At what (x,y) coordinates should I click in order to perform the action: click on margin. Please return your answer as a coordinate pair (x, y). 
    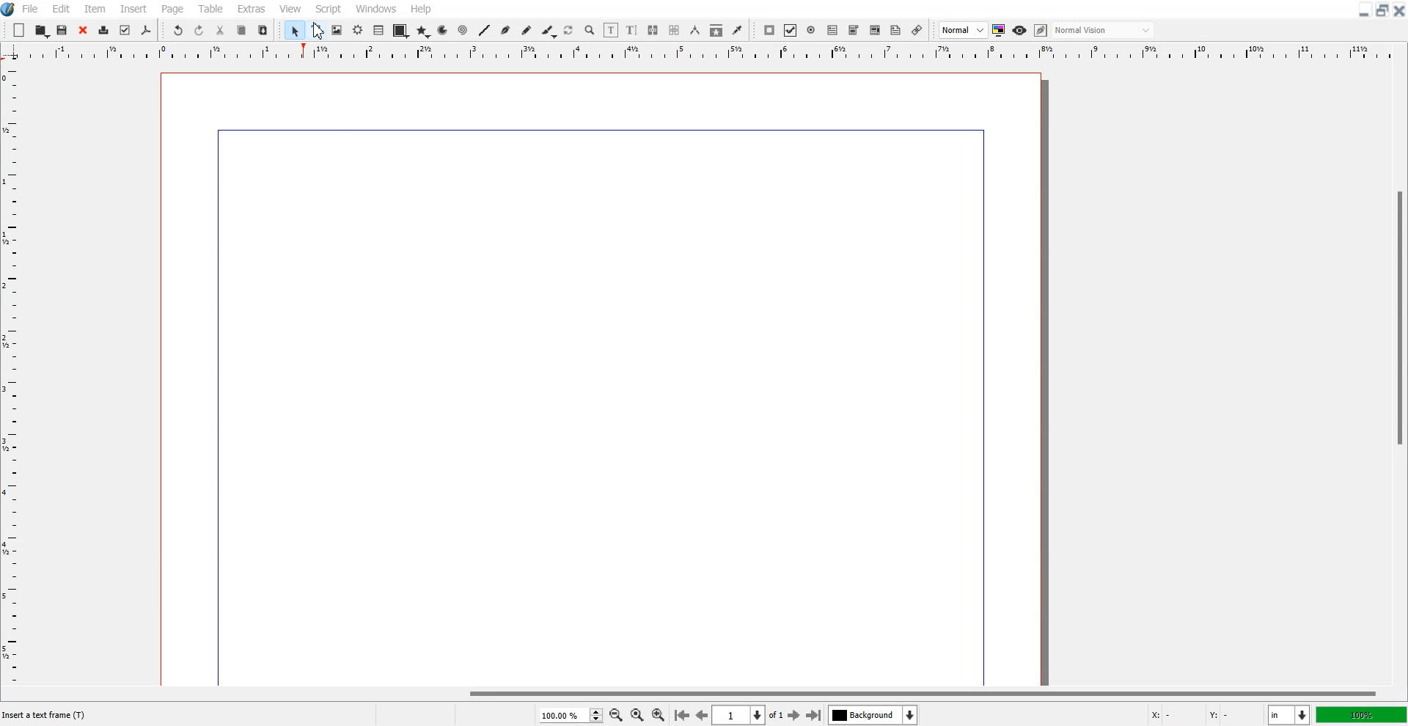
    Looking at the image, I should click on (986, 405).